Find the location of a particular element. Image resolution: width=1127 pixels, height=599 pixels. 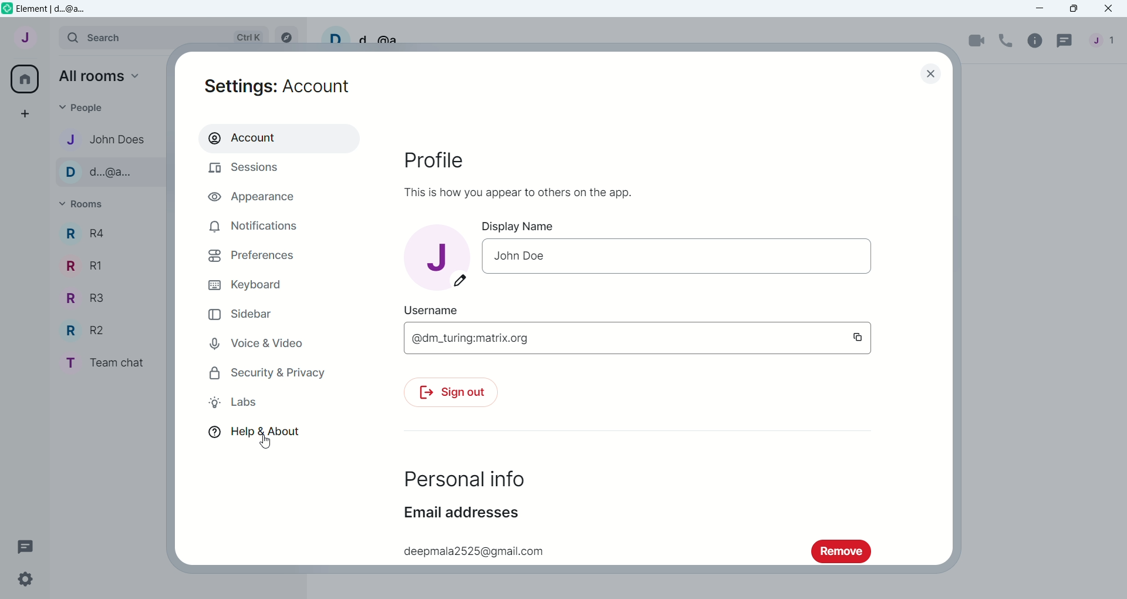

This is how you appear to others on the app. is located at coordinates (521, 190).